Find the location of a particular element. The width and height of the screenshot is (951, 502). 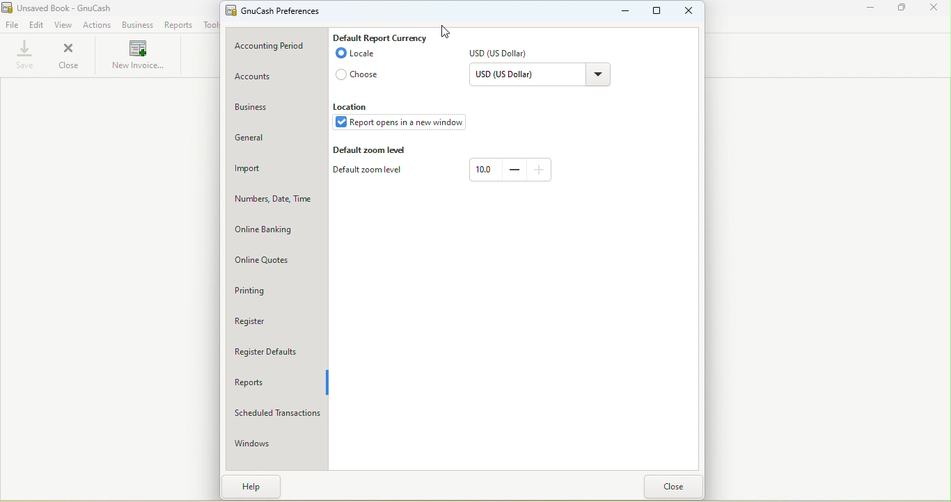

View is located at coordinates (64, 25).